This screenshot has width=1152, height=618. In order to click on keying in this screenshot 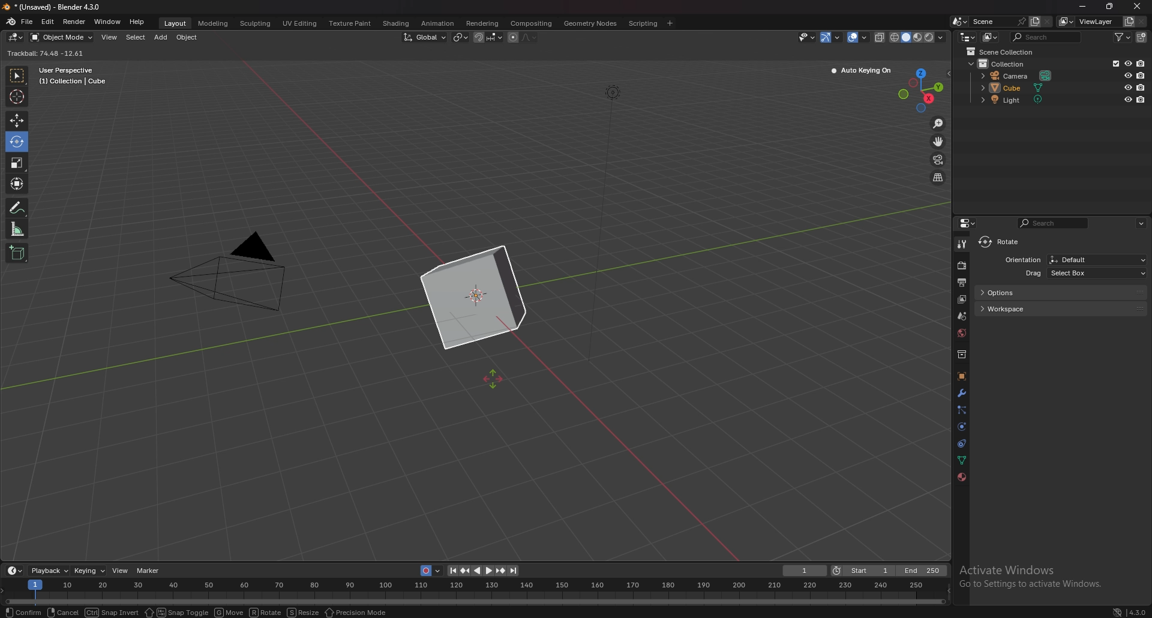, I will do `click(90, 571)`.